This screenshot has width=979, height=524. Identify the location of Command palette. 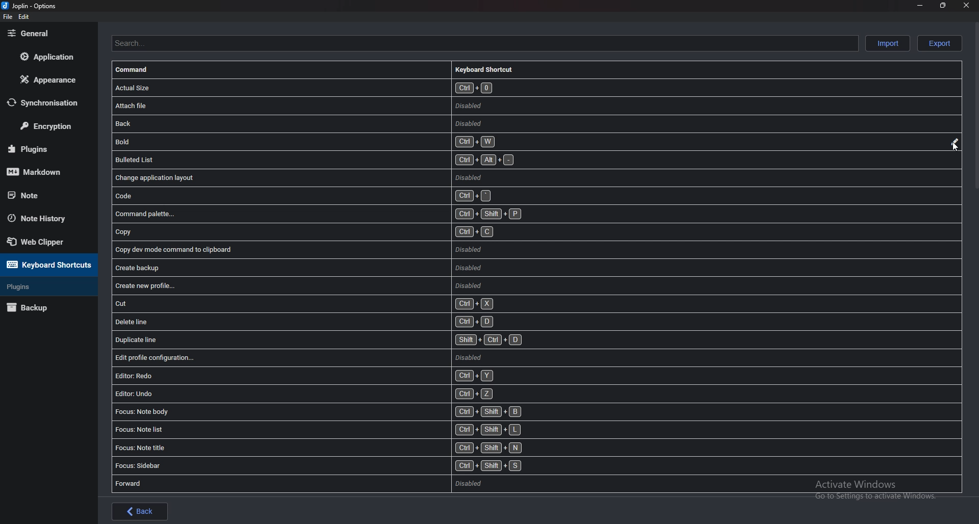
(362, 214).